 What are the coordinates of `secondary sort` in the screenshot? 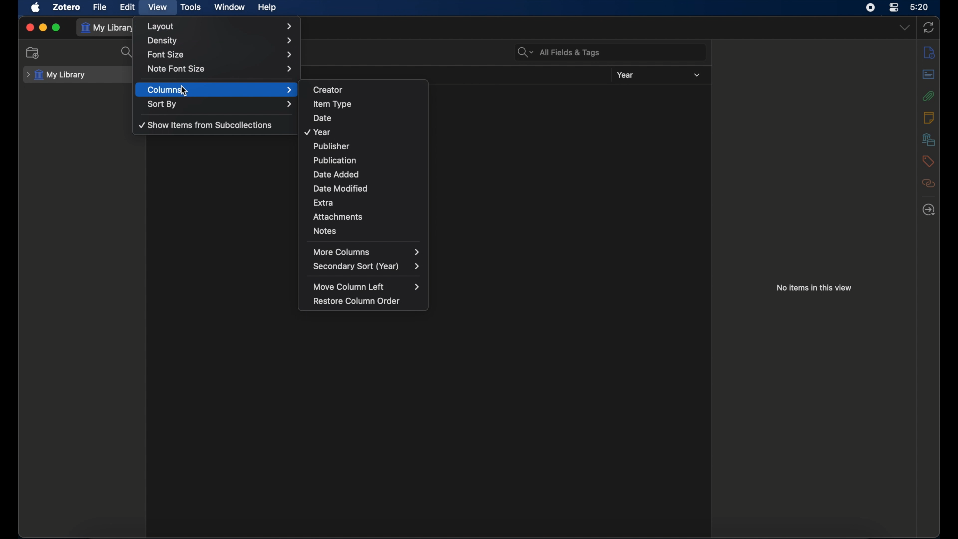 It's located at (366, 267).